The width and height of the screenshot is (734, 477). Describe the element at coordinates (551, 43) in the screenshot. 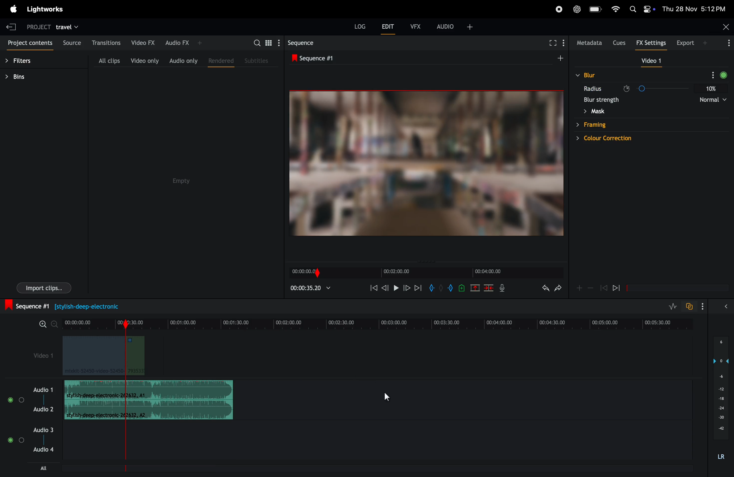

I see `full screen` at that location.